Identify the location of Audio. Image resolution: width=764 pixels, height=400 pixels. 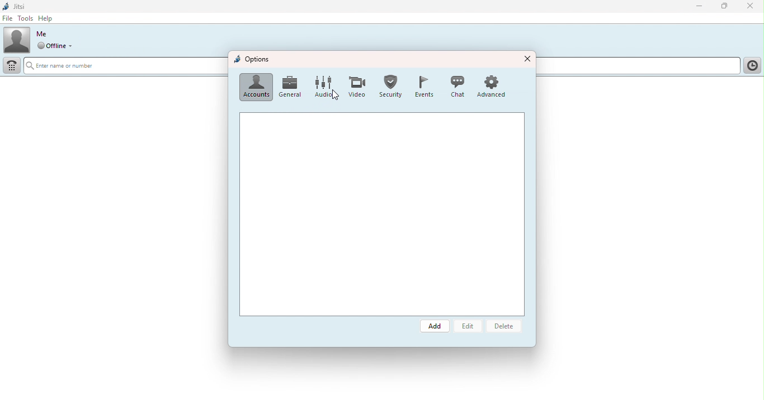
(321, 87).